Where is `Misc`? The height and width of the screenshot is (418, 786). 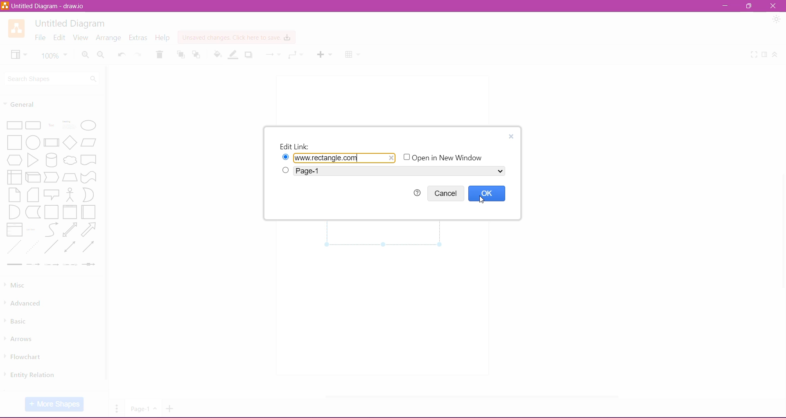 Misc is located at coordinates (18, 285).